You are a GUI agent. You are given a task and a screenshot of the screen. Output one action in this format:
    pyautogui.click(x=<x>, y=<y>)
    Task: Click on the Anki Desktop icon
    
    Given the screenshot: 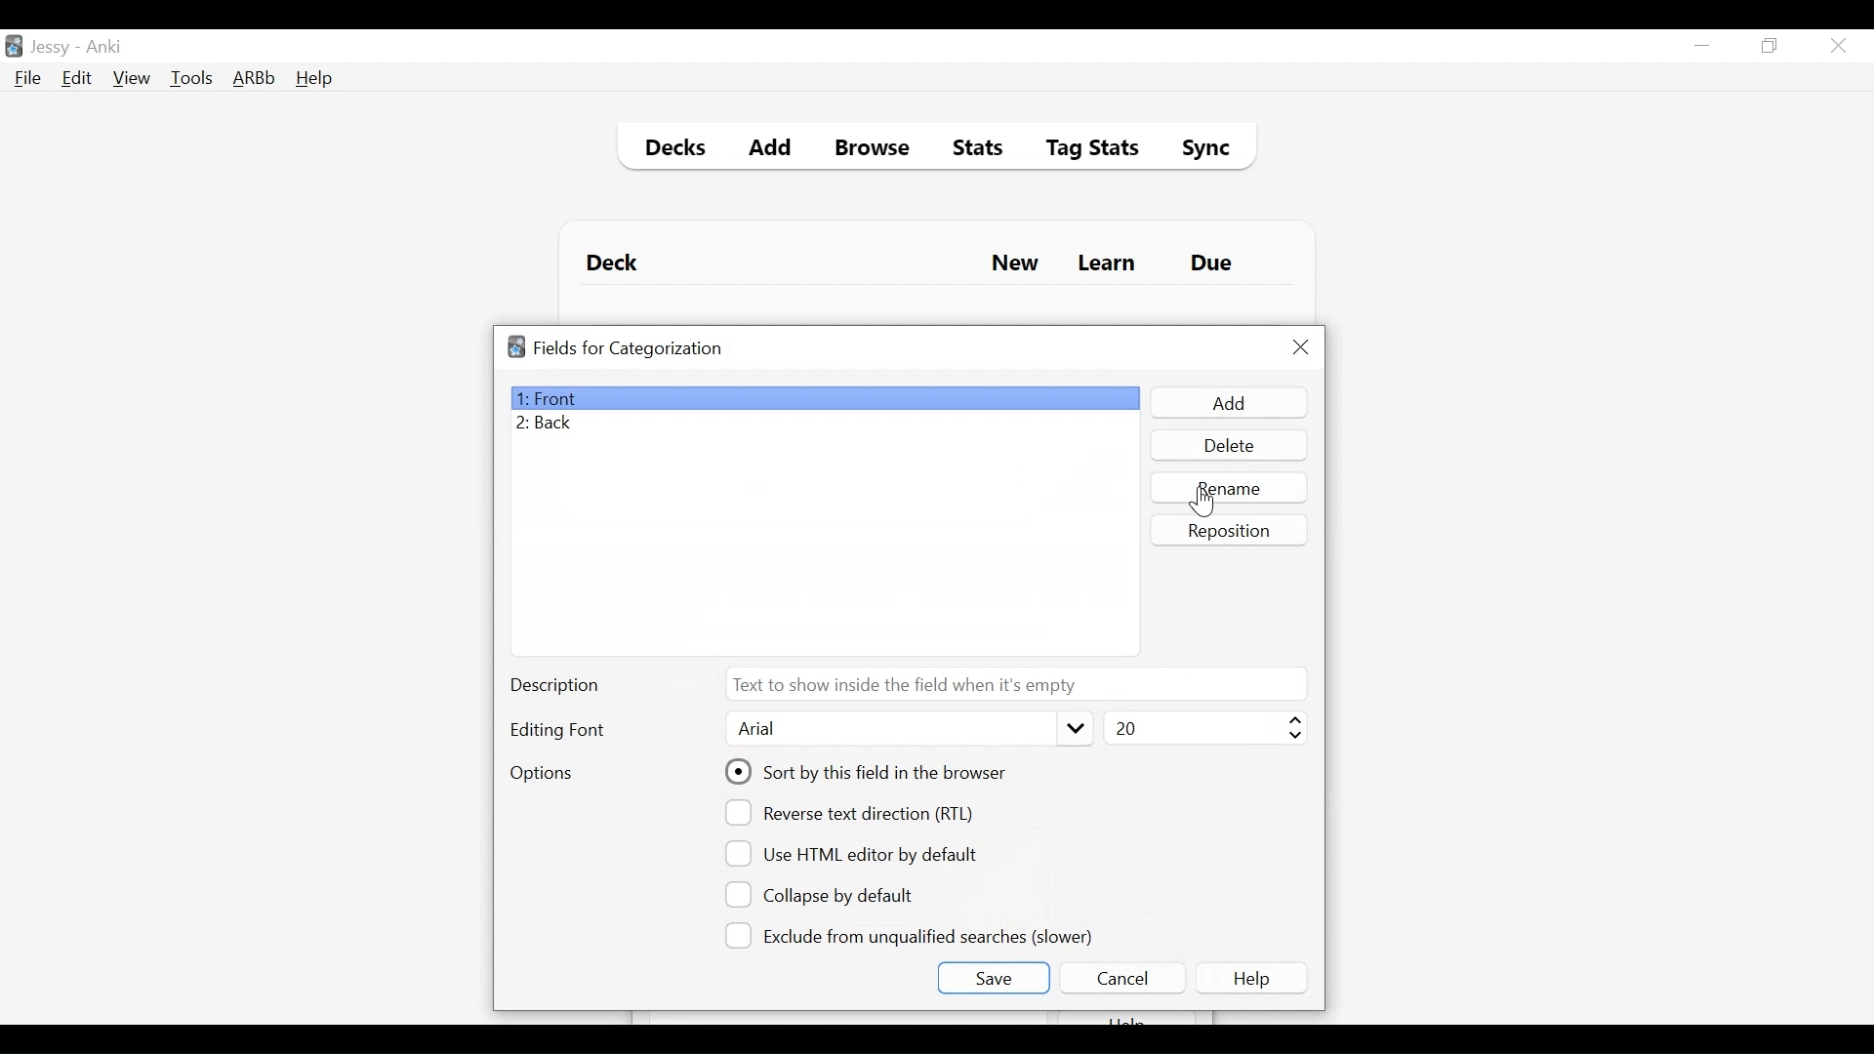 What is the action you would take?
    pyautogui.click(x=14, y=47)
    